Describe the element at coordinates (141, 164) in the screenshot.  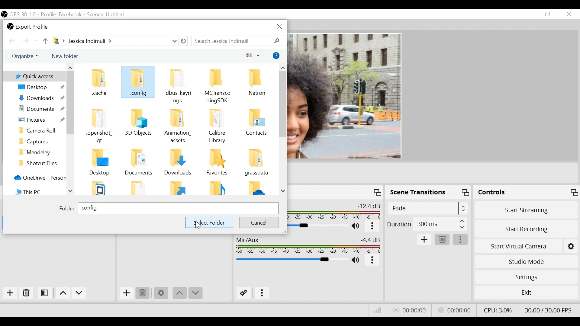
I see `Folder` at that location.